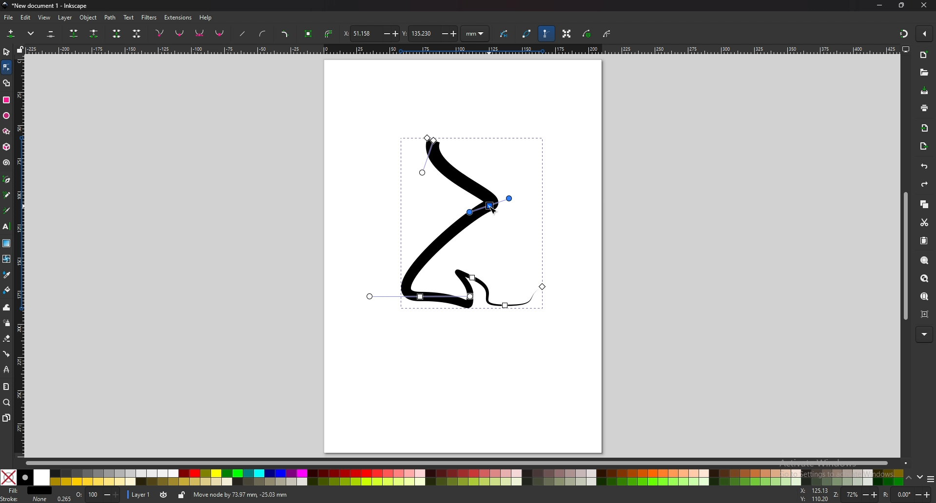 Image resolution: width=936 pixels, height=503 pixels. What do you see at coordinates (7, 323) in the screenshot?
I see `spray` at bounding box center [7, 323].